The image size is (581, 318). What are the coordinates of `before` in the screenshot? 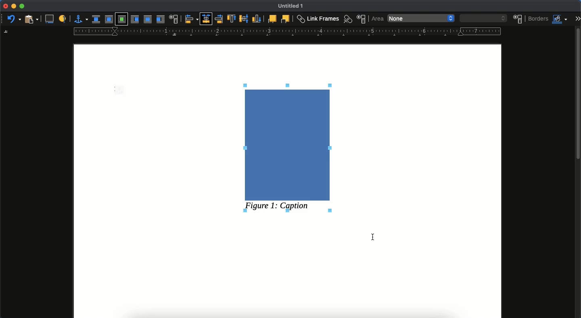 It's located at (136, 19).